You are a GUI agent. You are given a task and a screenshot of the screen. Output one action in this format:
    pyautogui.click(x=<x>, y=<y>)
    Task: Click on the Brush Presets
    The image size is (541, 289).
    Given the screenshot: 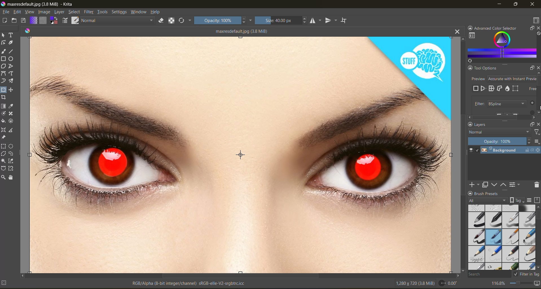 What is the action you would take?
    pyautogui.click(x=492, y=193)
    